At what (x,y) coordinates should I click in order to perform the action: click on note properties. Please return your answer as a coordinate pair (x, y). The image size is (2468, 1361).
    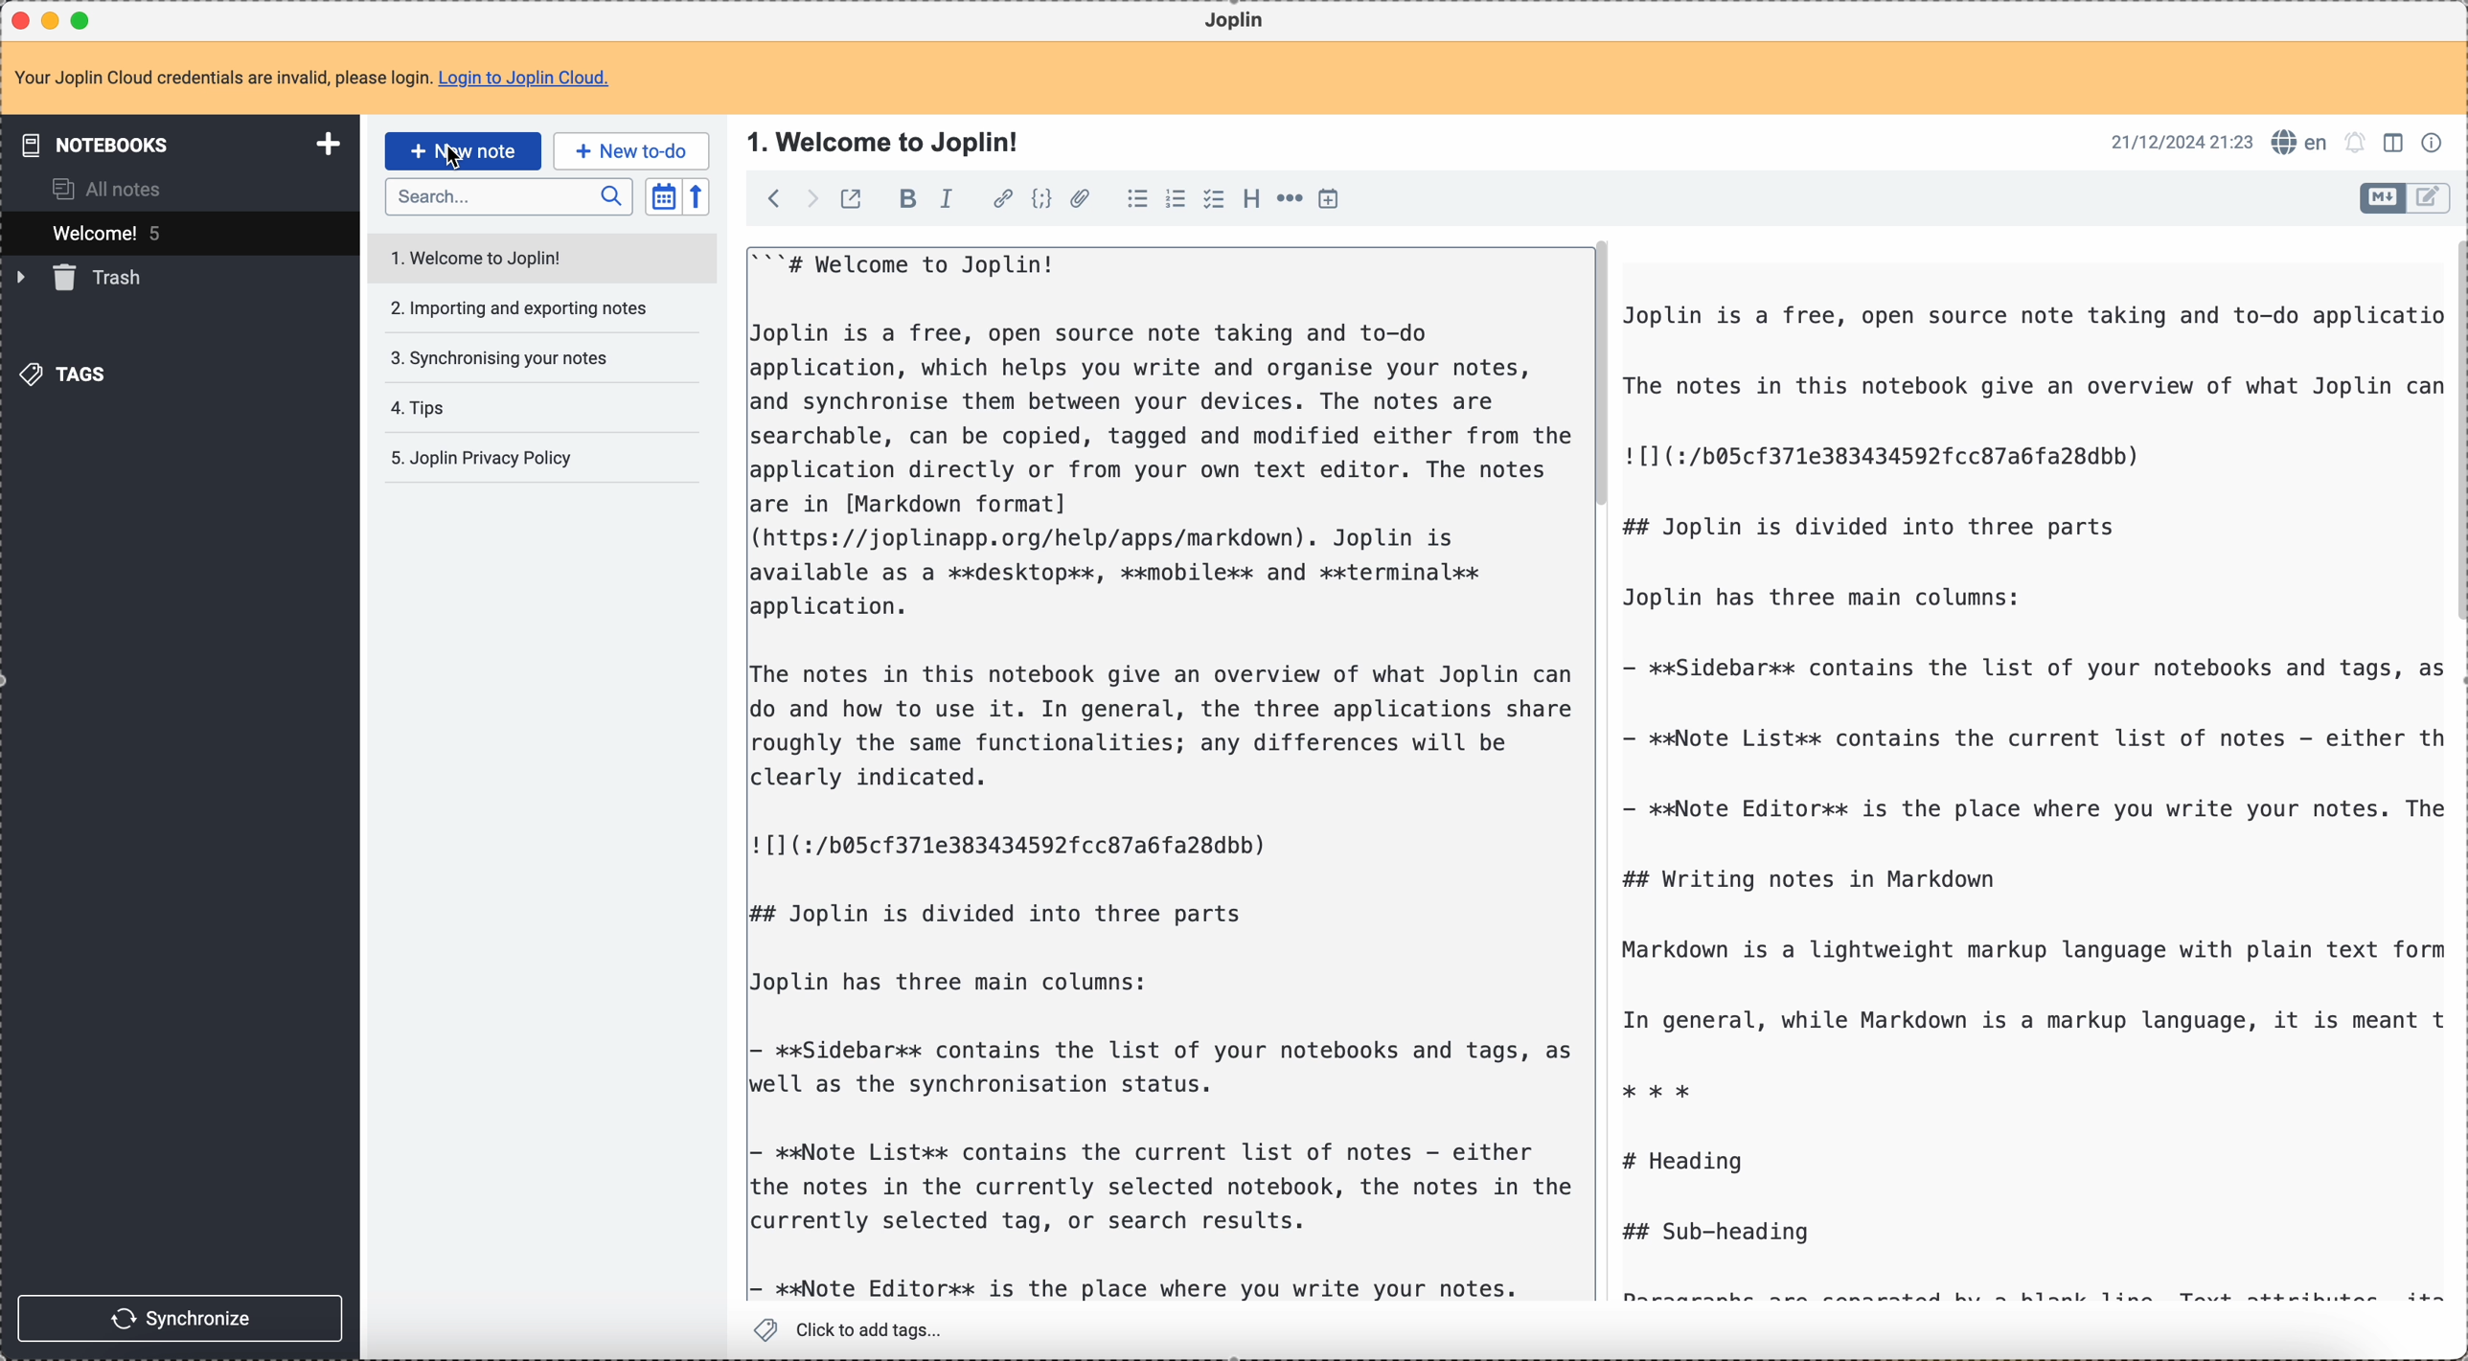
    Looking at the image, I should click on (2433, 144).